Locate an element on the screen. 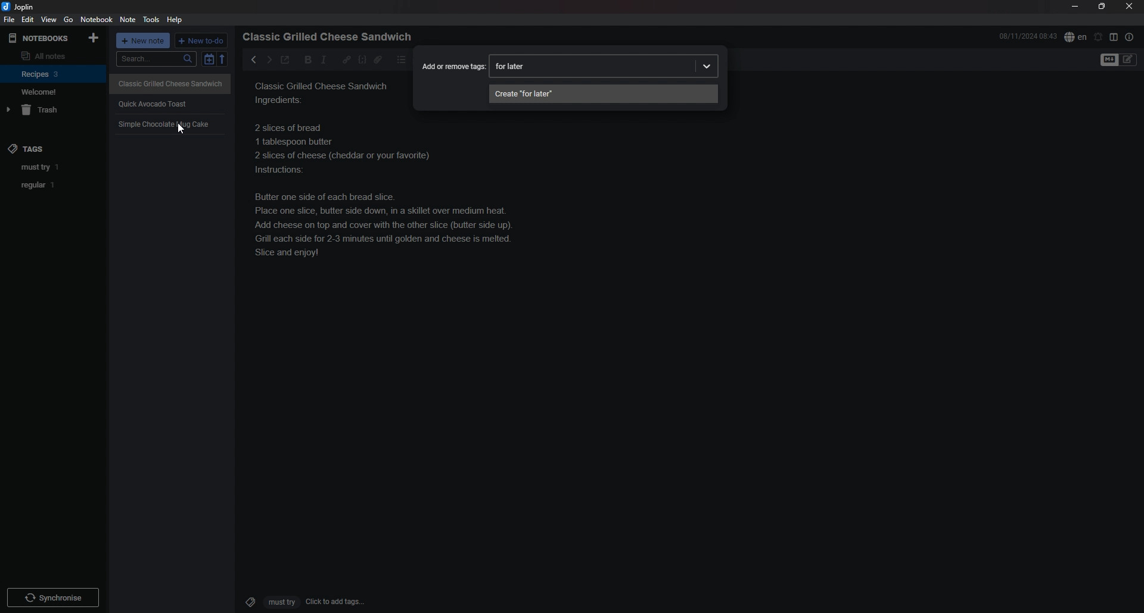 This screenshot has width=1144, height=613. spell check is located at coordinates (1075, 36).